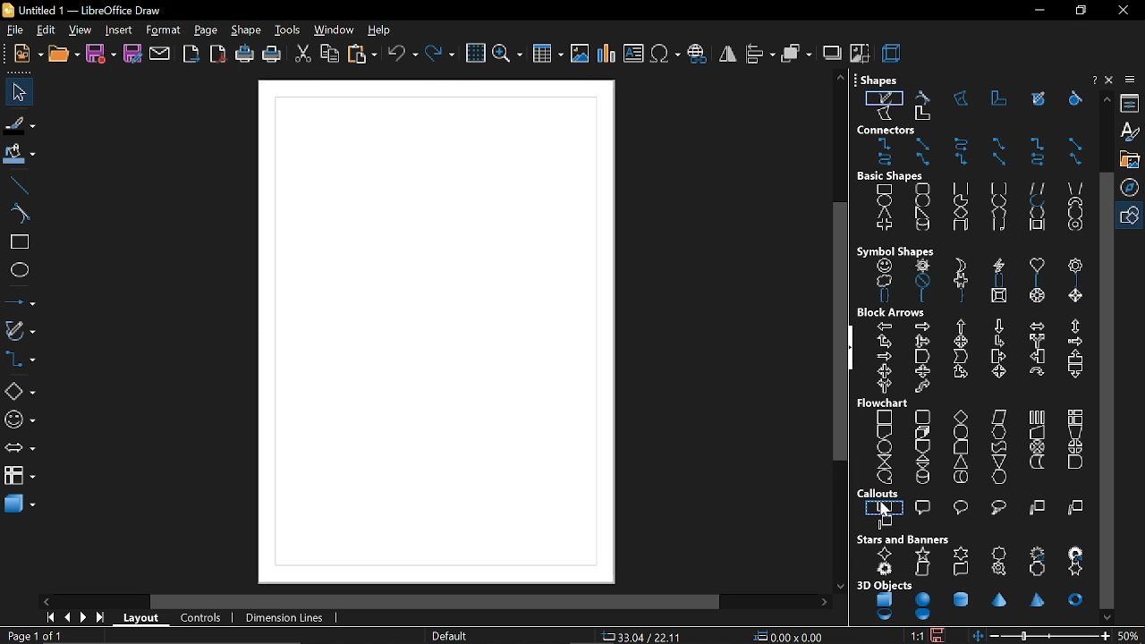 Image resolution: width=1145 pixels, height=644 pixels. What do you see at coordinates (1072, 99) in the screenshot?
I see `curve filled` at bounding box center [1072, 99].